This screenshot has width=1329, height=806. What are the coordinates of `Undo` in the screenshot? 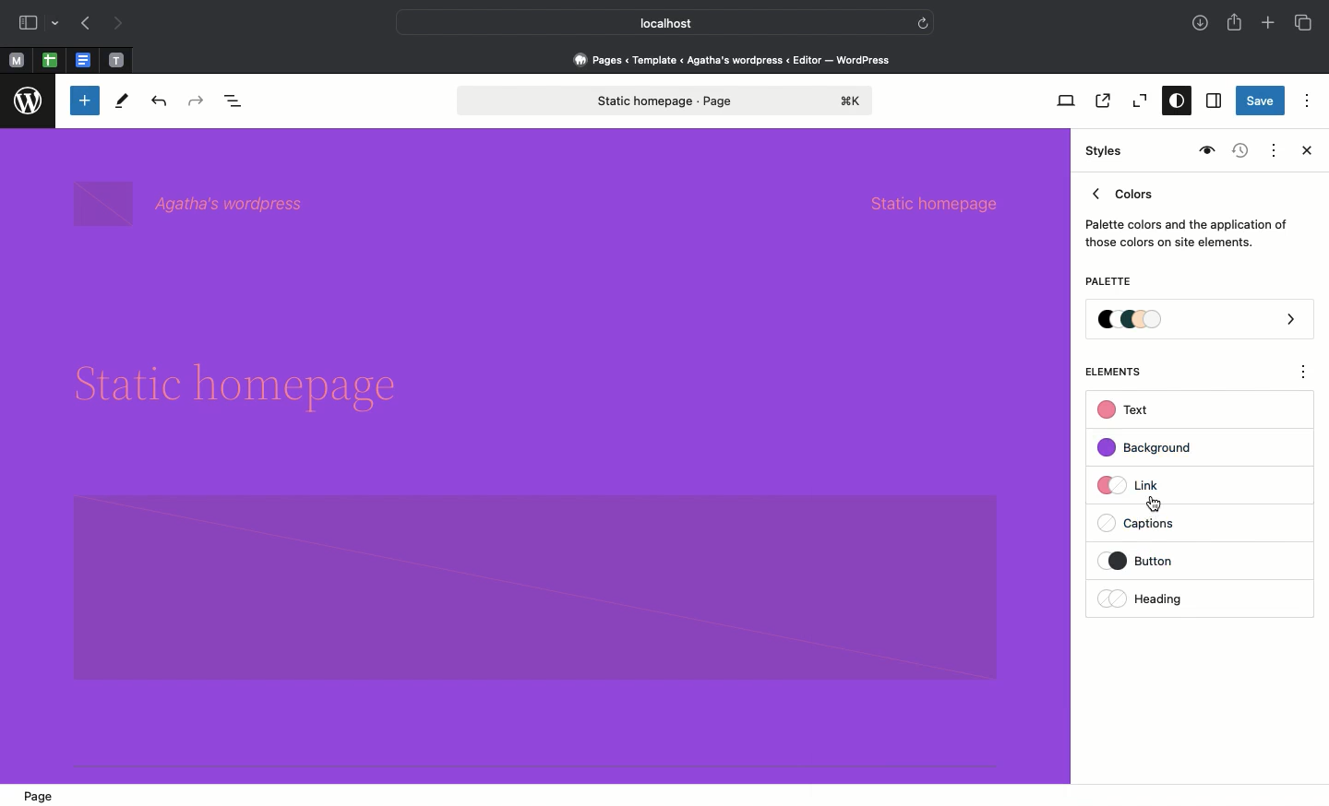 It's located at (159, 102).